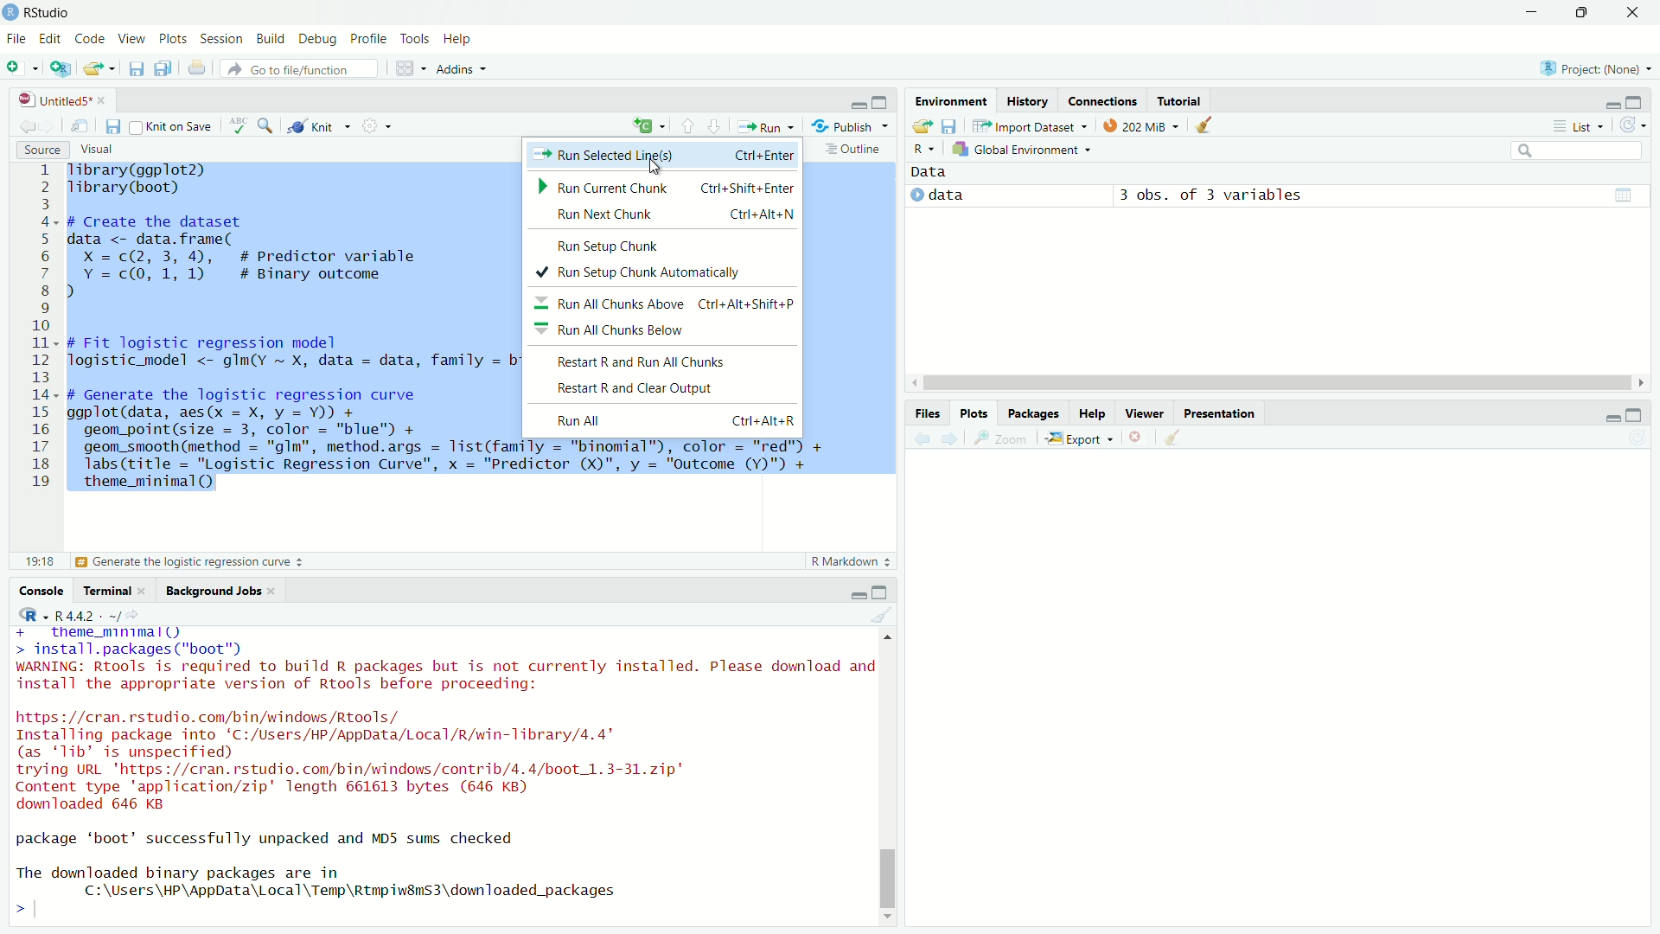  Describe the element at coordinates (222, 39) in the screenshot. I see `Session` at that location.